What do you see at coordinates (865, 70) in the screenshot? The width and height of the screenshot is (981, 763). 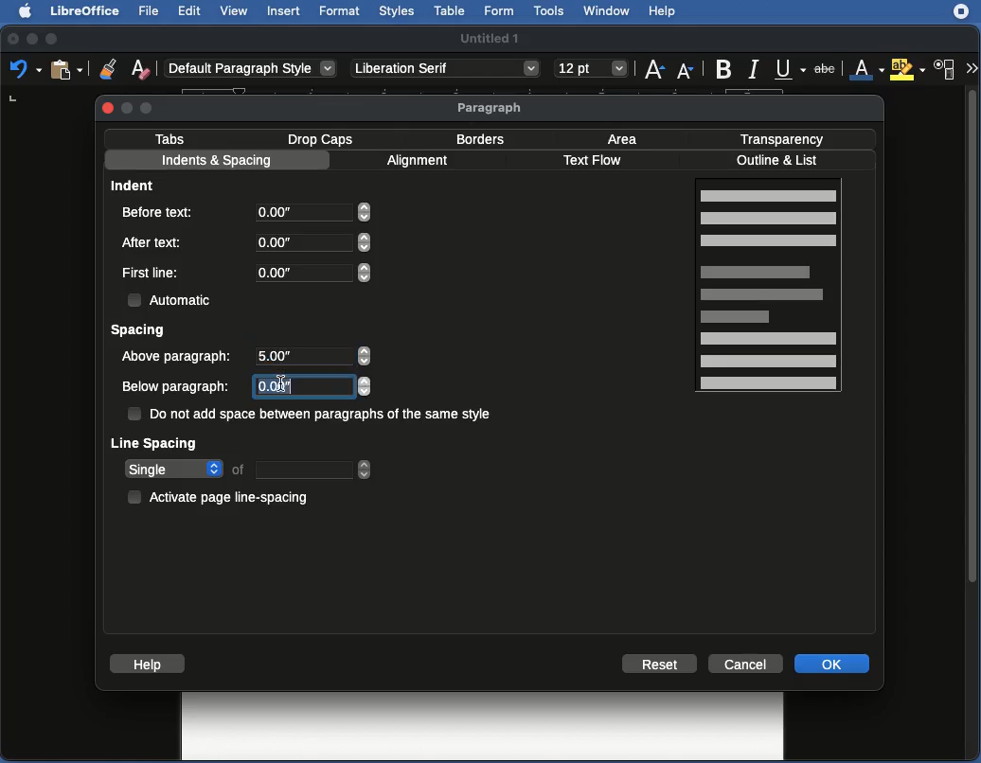 I see `Font color` at bounding box center [865, 70].